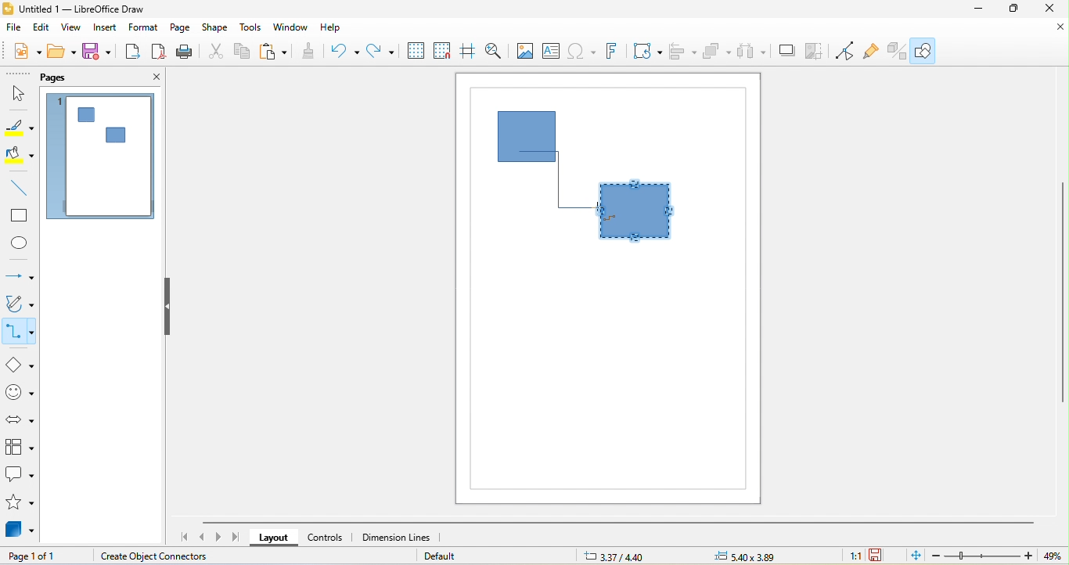 The width and height of the screenshot is (1069, 565). What do you see at coordinates (152, 77) in the screenshot?
I see `close` at bounding box center [152, 77].